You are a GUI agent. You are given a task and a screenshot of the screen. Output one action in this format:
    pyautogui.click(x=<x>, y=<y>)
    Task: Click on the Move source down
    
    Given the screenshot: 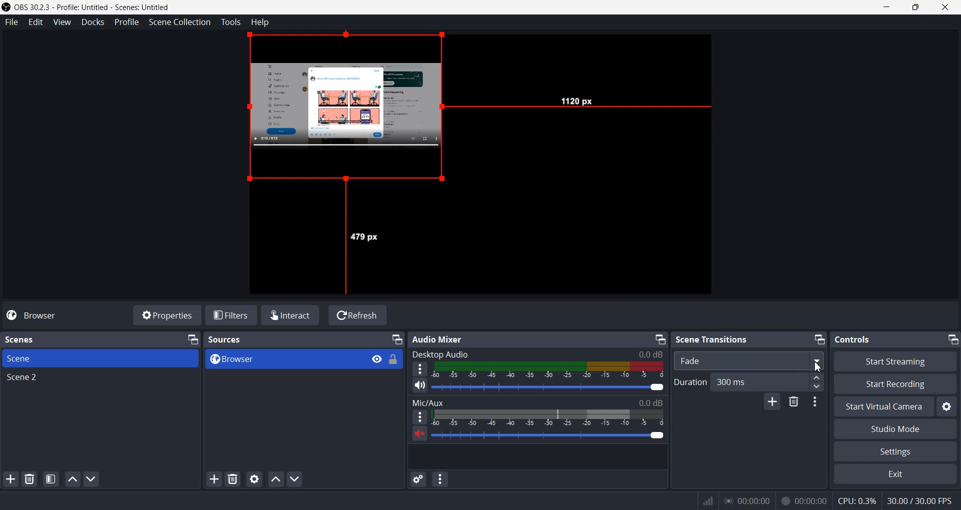 What is the action you would take?
    pyautogui.click(x=295, y=479)
    